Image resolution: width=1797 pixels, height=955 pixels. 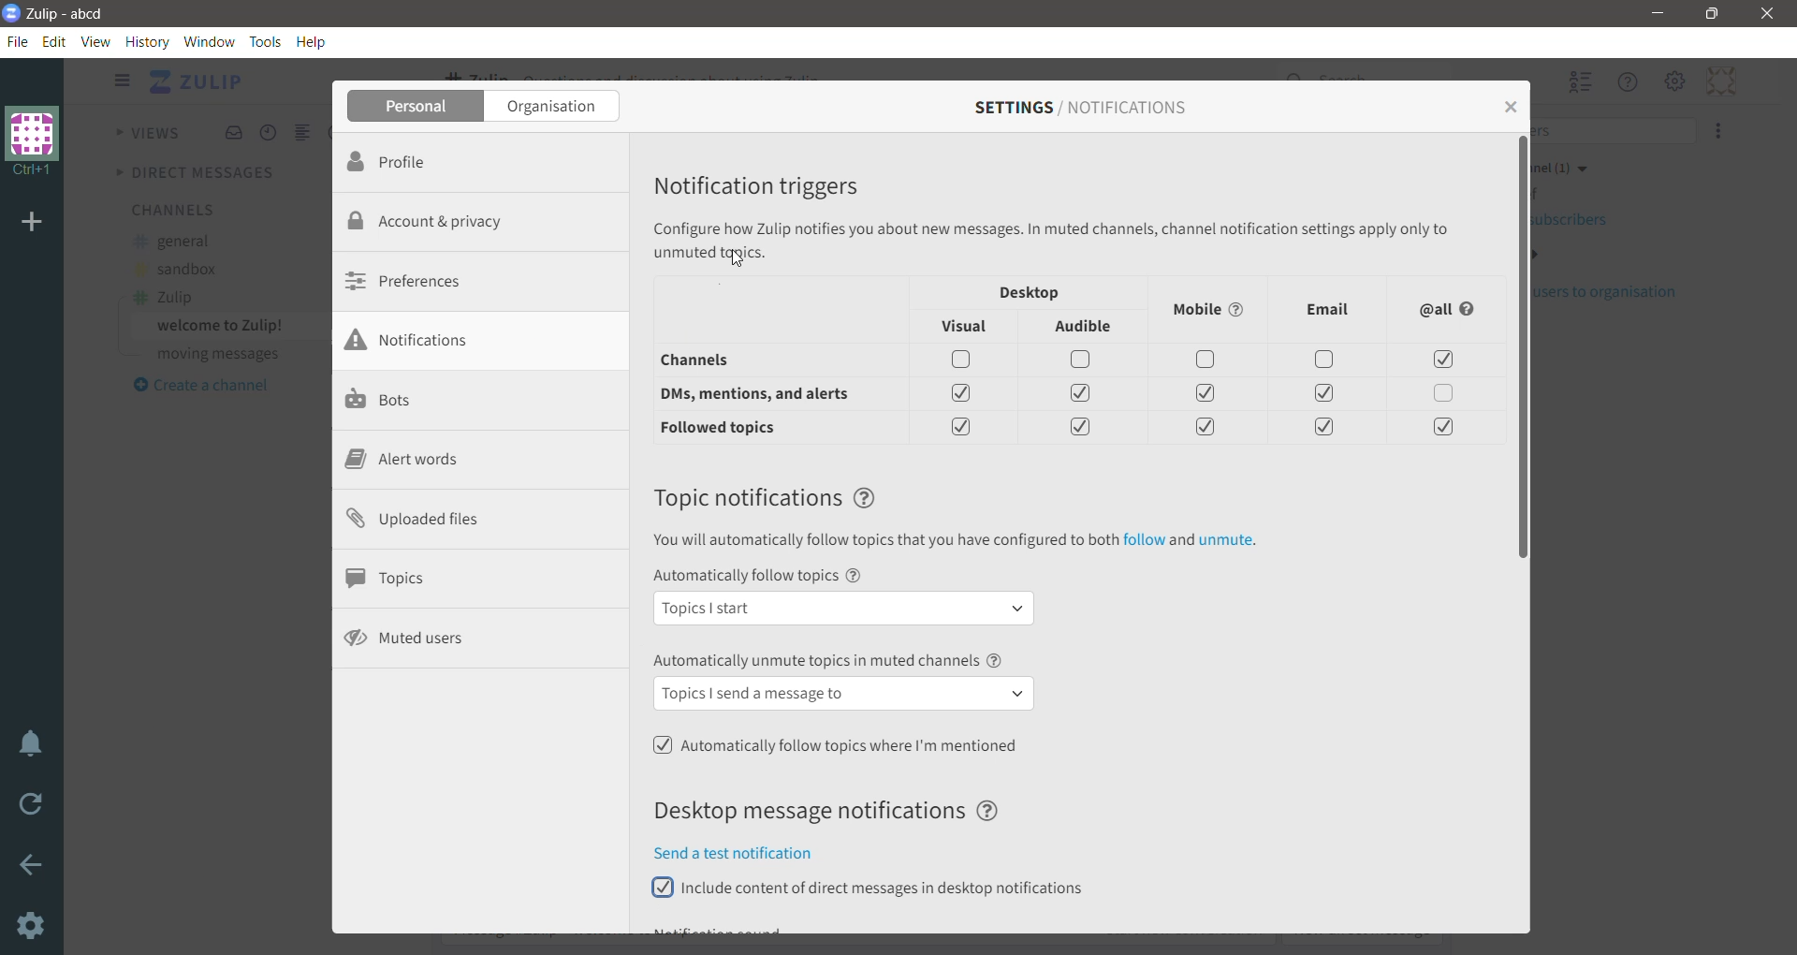 What do you see at coordinates (314, 41) in the screenshot?
I see `Help` at bounding box center [314, 41].